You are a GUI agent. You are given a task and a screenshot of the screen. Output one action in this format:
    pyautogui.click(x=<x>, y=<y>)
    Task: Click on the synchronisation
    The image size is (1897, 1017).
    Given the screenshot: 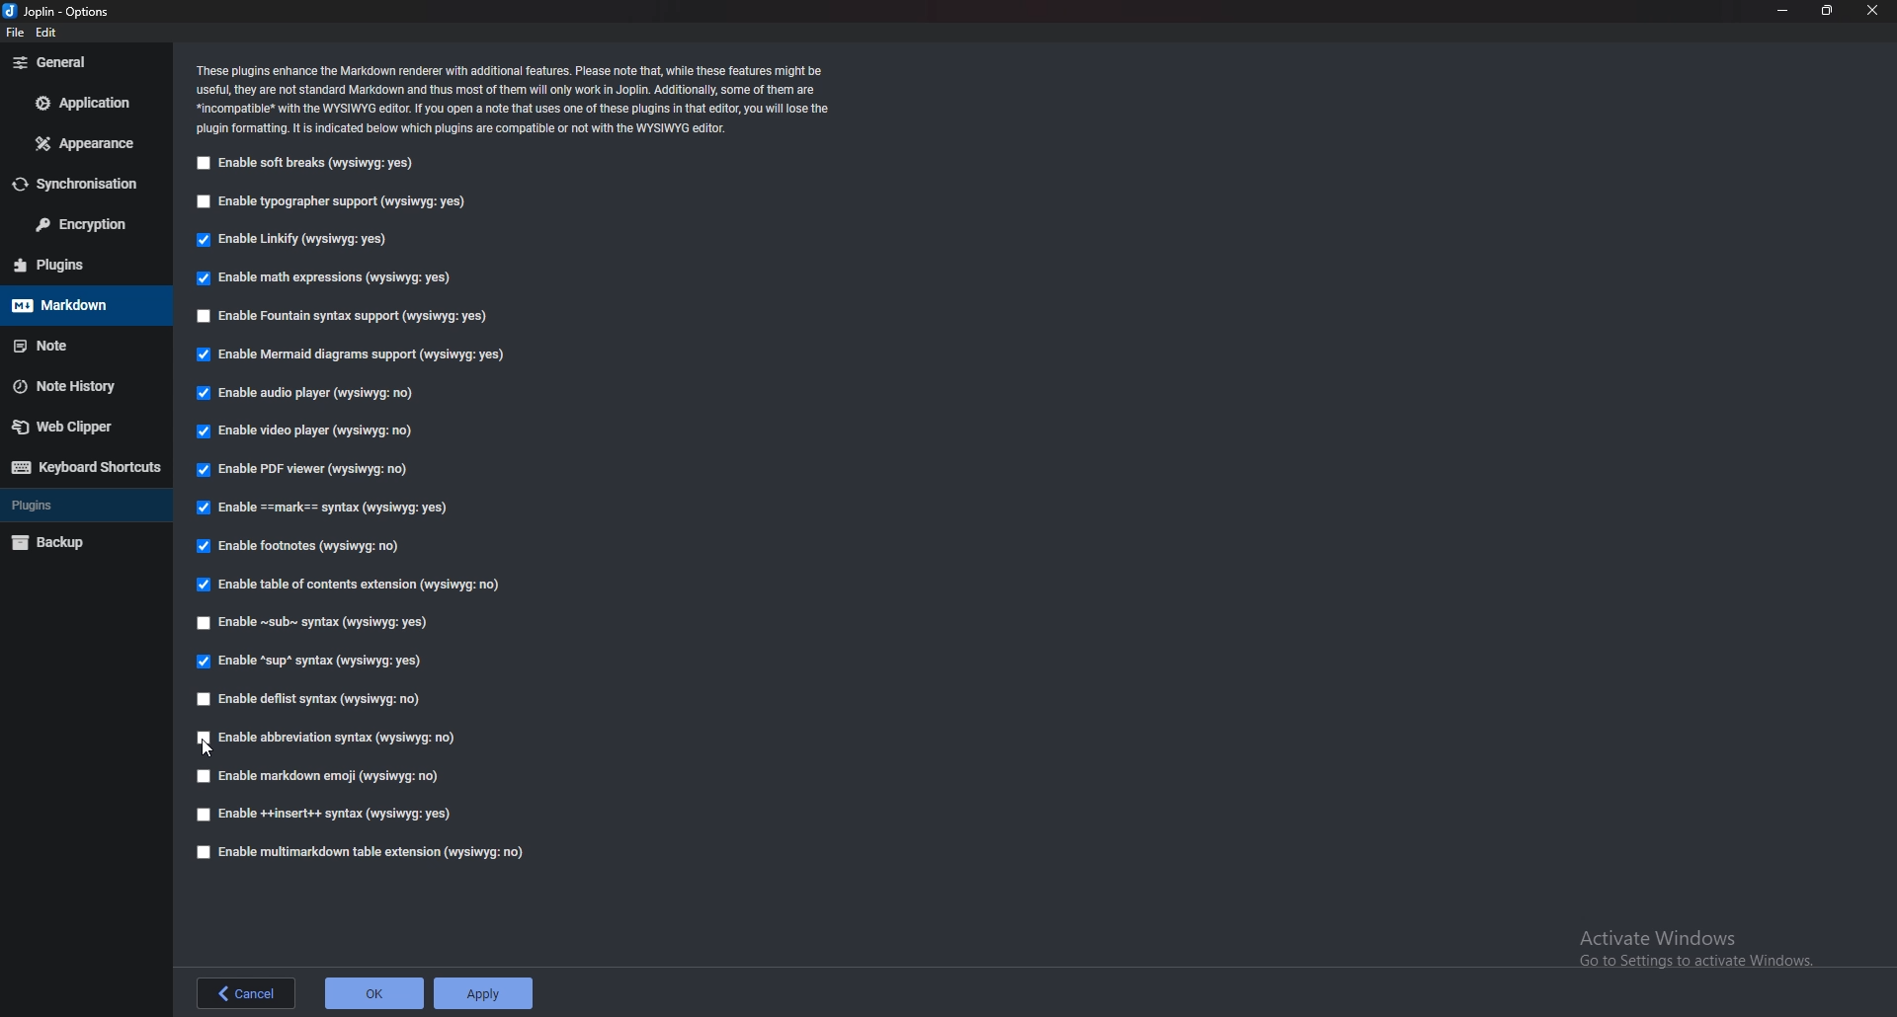 What is the action you would take?
    pyautogui.click(x=76, y=184)
    